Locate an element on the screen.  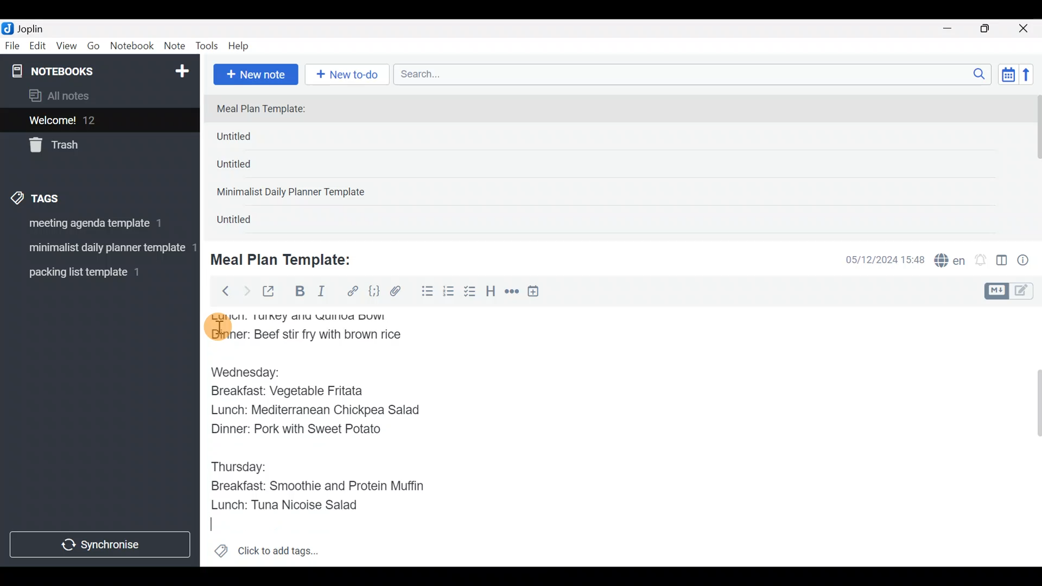
Lunch: Tuna Nicoise Salad is located at coordinates (294, 504).